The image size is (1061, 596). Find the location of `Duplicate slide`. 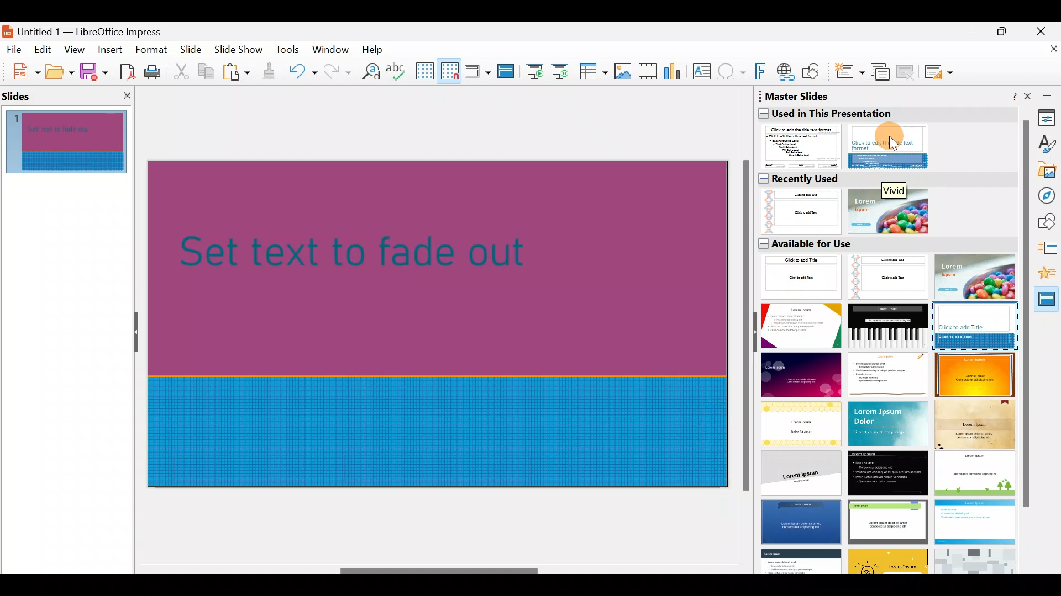

Duplicate slide is located at coordinates (882, 72).